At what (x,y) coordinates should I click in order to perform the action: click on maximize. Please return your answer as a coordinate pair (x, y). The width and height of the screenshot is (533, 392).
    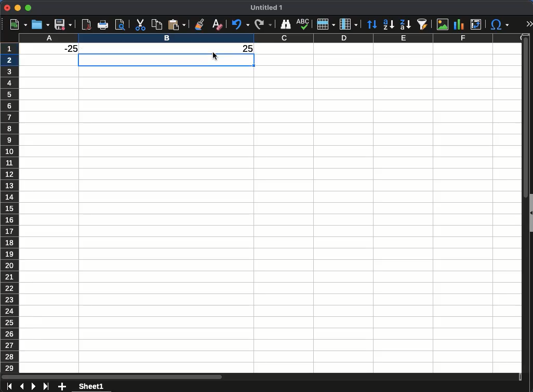
    Looking at the image, I should click on (29, 8).